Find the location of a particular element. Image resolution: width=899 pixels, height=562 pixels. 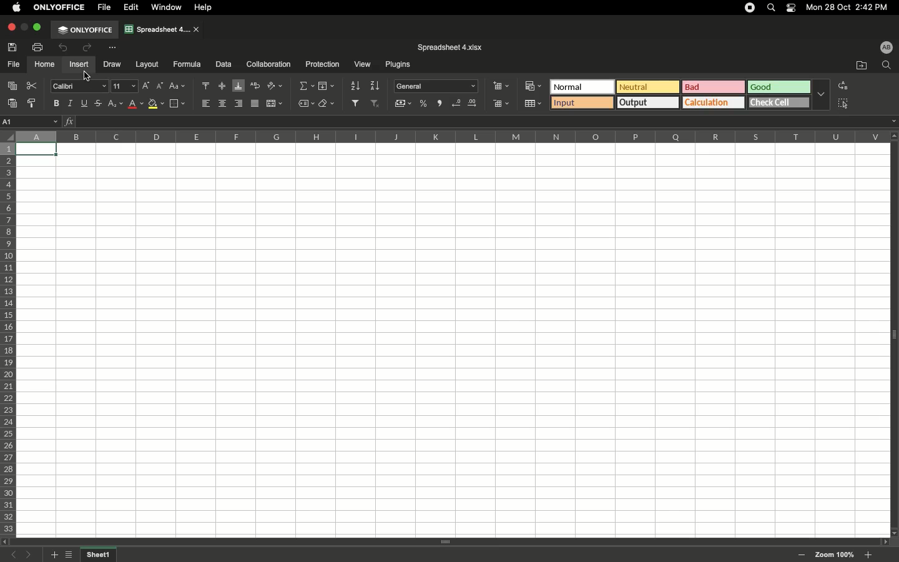

Scroll is located at coordinates (445, 543).